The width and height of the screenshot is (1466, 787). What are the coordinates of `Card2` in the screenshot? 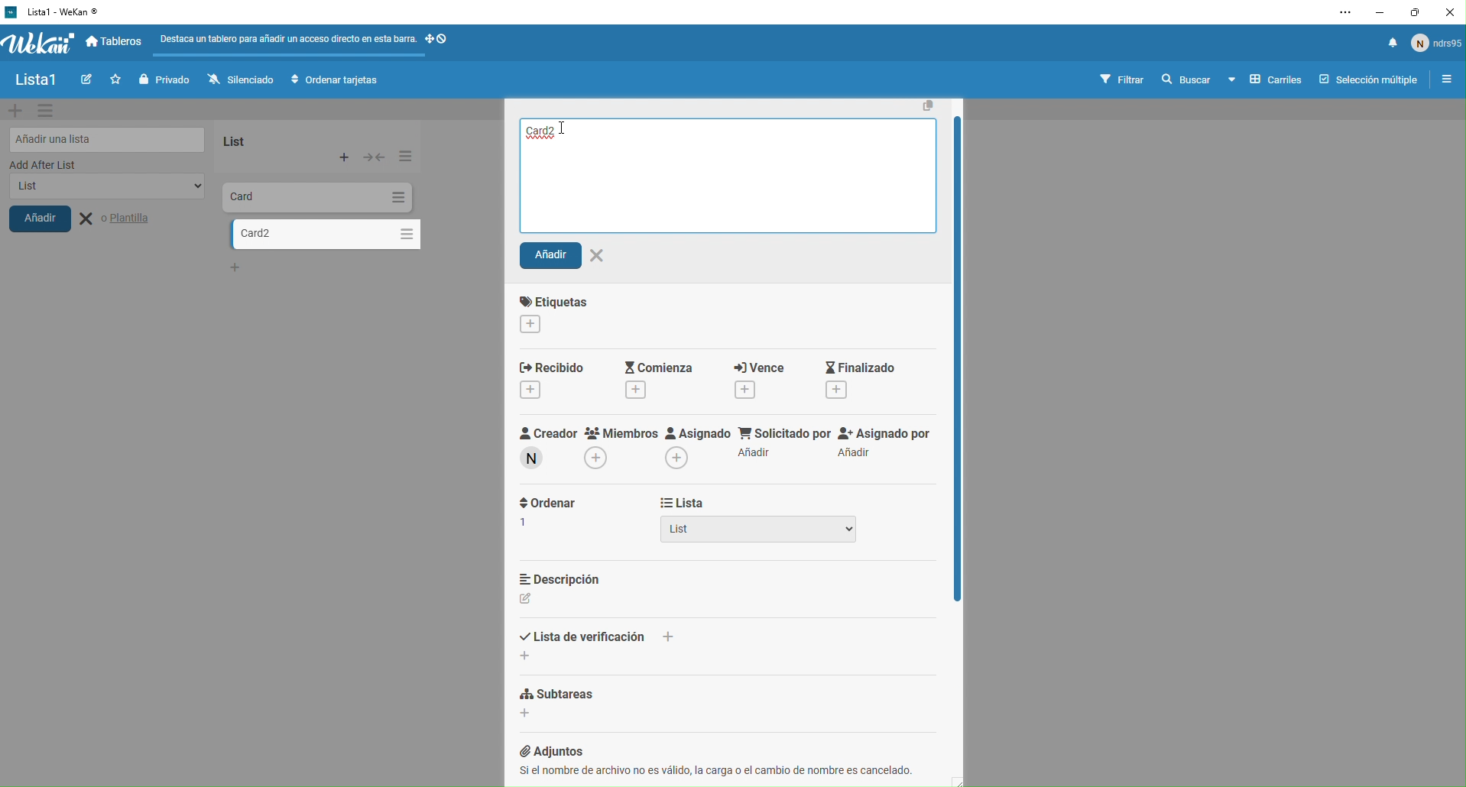 It's located at (545, 131).